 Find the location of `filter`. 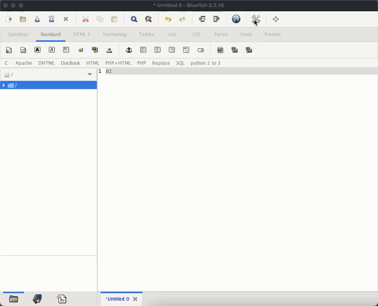

filter is located at coordinates (49, 73).